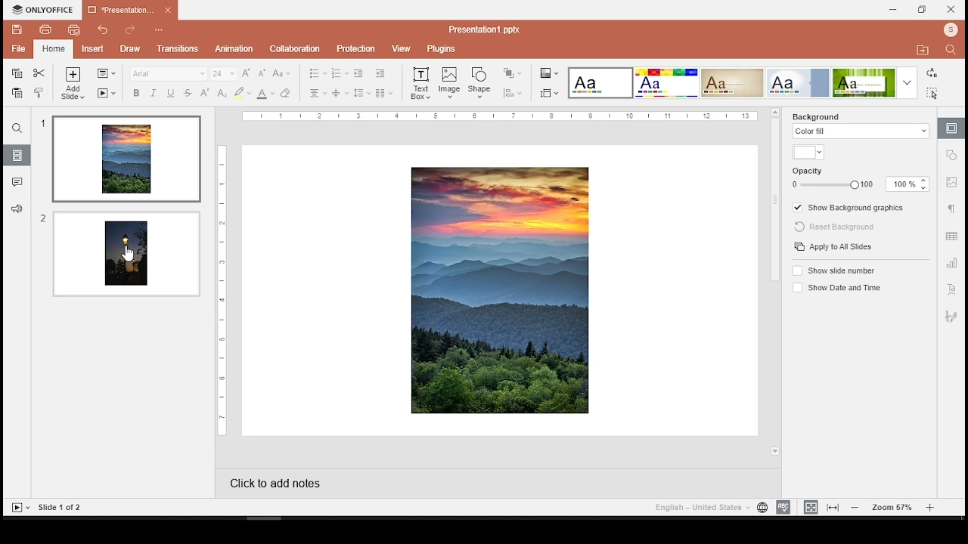  What do you see at coordinates (783, 507) in the screenshot?
I see `spelling check` at bounding box center [783, 507].